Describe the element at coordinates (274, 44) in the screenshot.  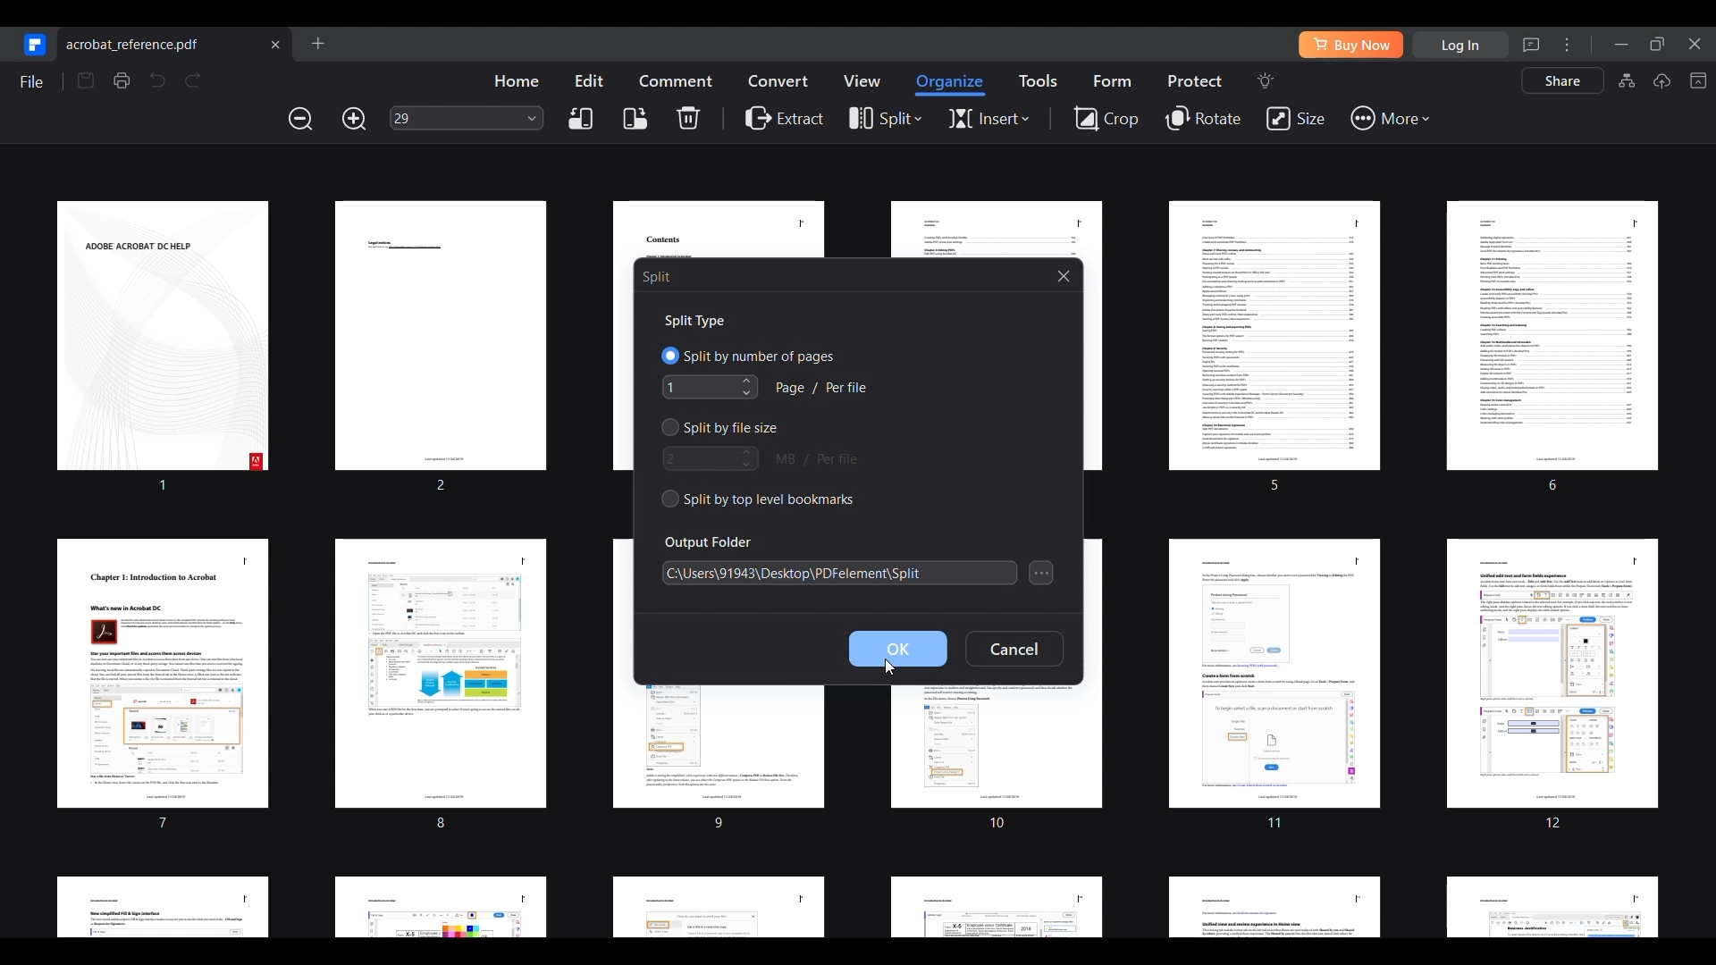
I see `Close current file` at that location.